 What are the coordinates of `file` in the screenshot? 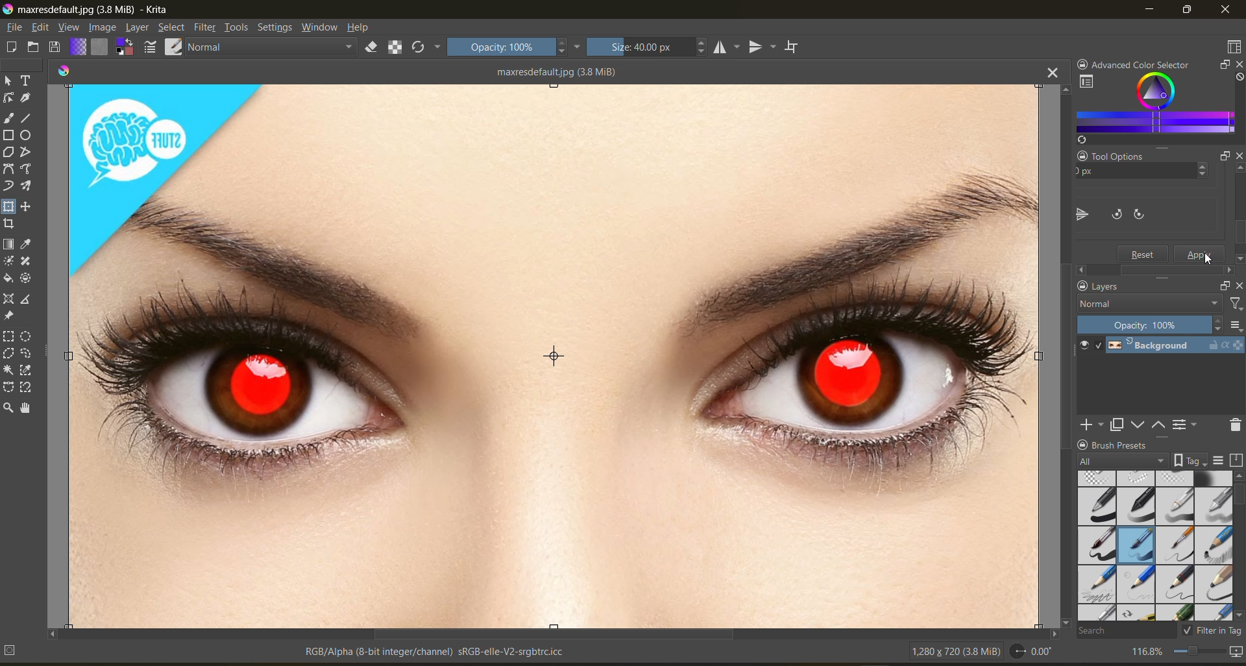 It's located at (16, 27).